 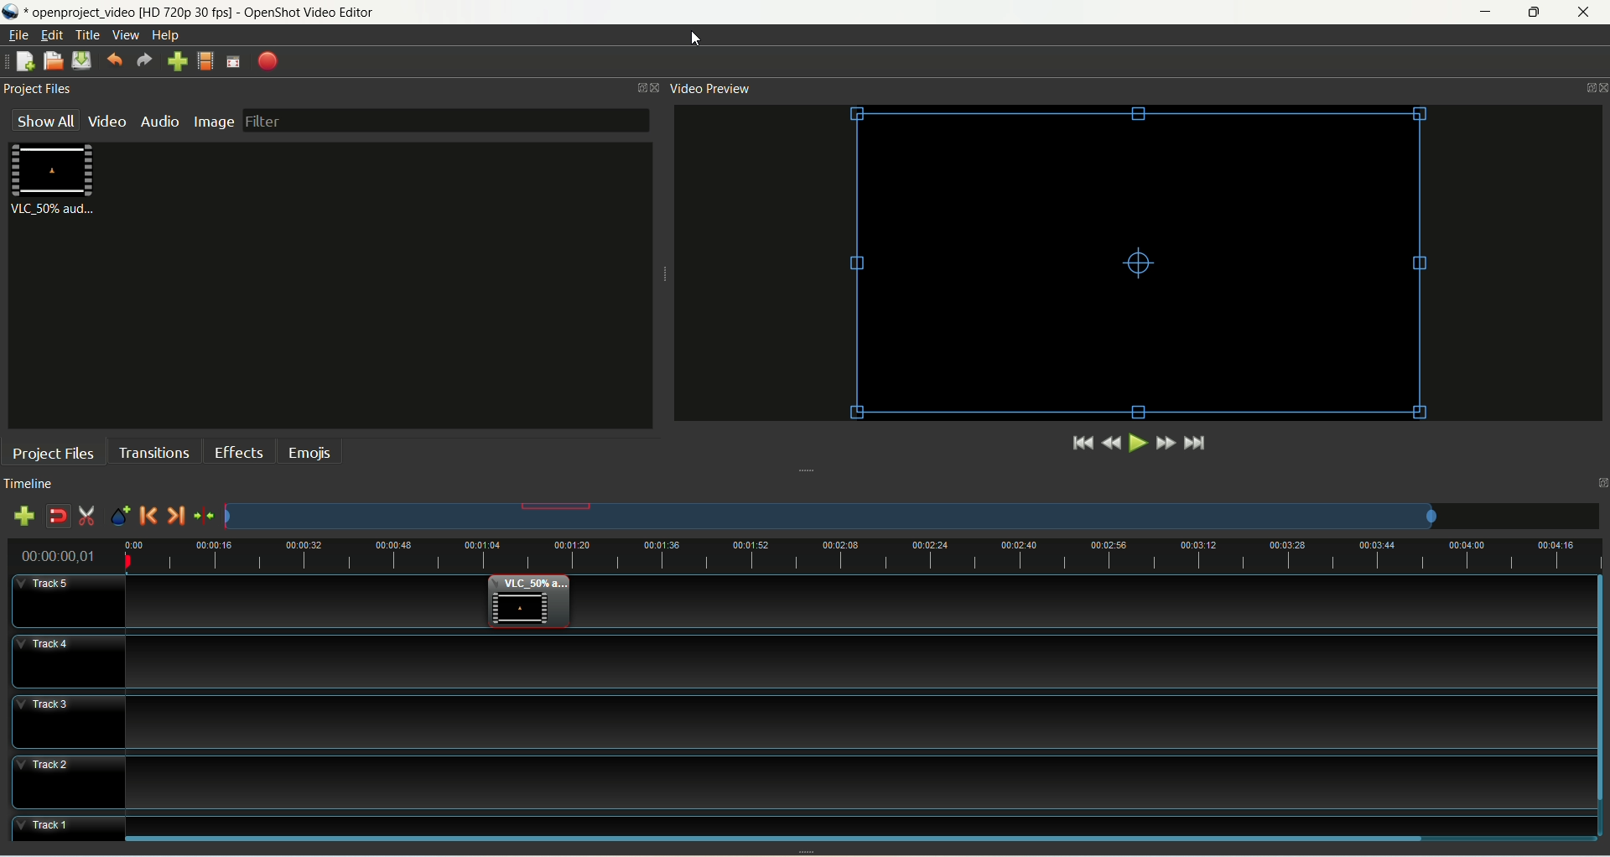 What do you see at coordinates (57, 516) in the screenshot?
I see `disable snapping` at bounding box center [57, 516].